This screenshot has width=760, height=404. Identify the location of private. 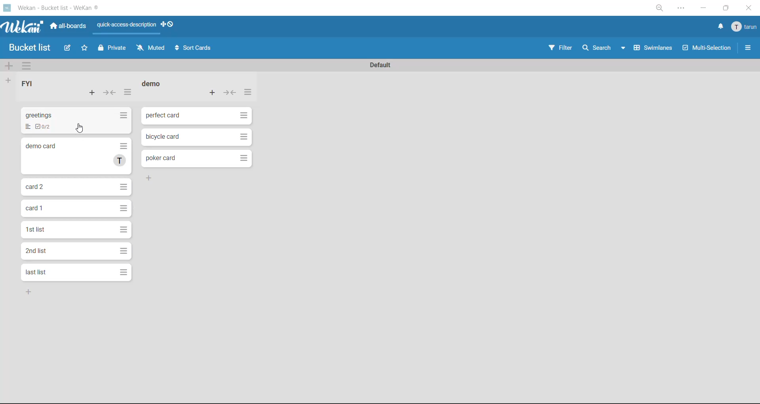
(112, 50).